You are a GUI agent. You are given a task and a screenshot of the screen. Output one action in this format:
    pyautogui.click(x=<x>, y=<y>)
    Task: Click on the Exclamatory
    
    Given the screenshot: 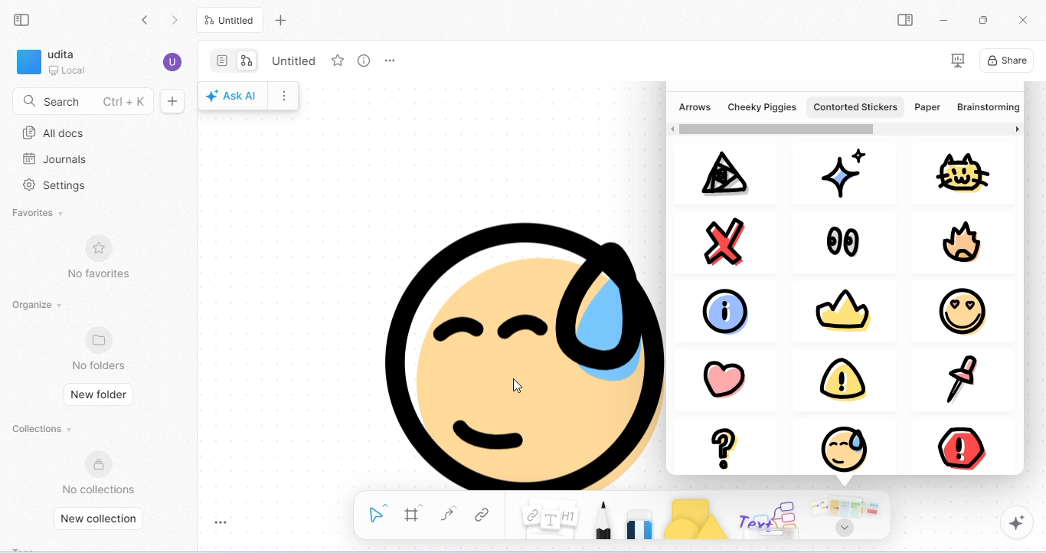 What is the action you would take?
    pyautogui.click(x=834, y=378)
    